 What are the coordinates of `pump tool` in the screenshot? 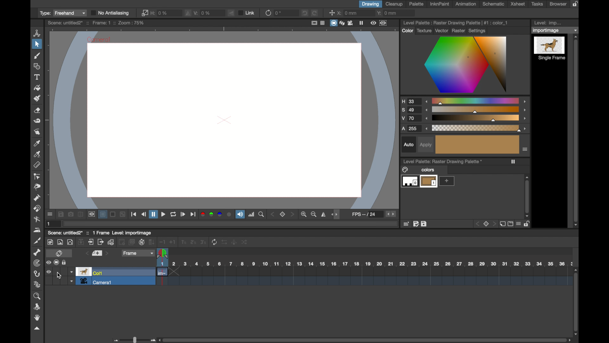 It's located at (36, 198).